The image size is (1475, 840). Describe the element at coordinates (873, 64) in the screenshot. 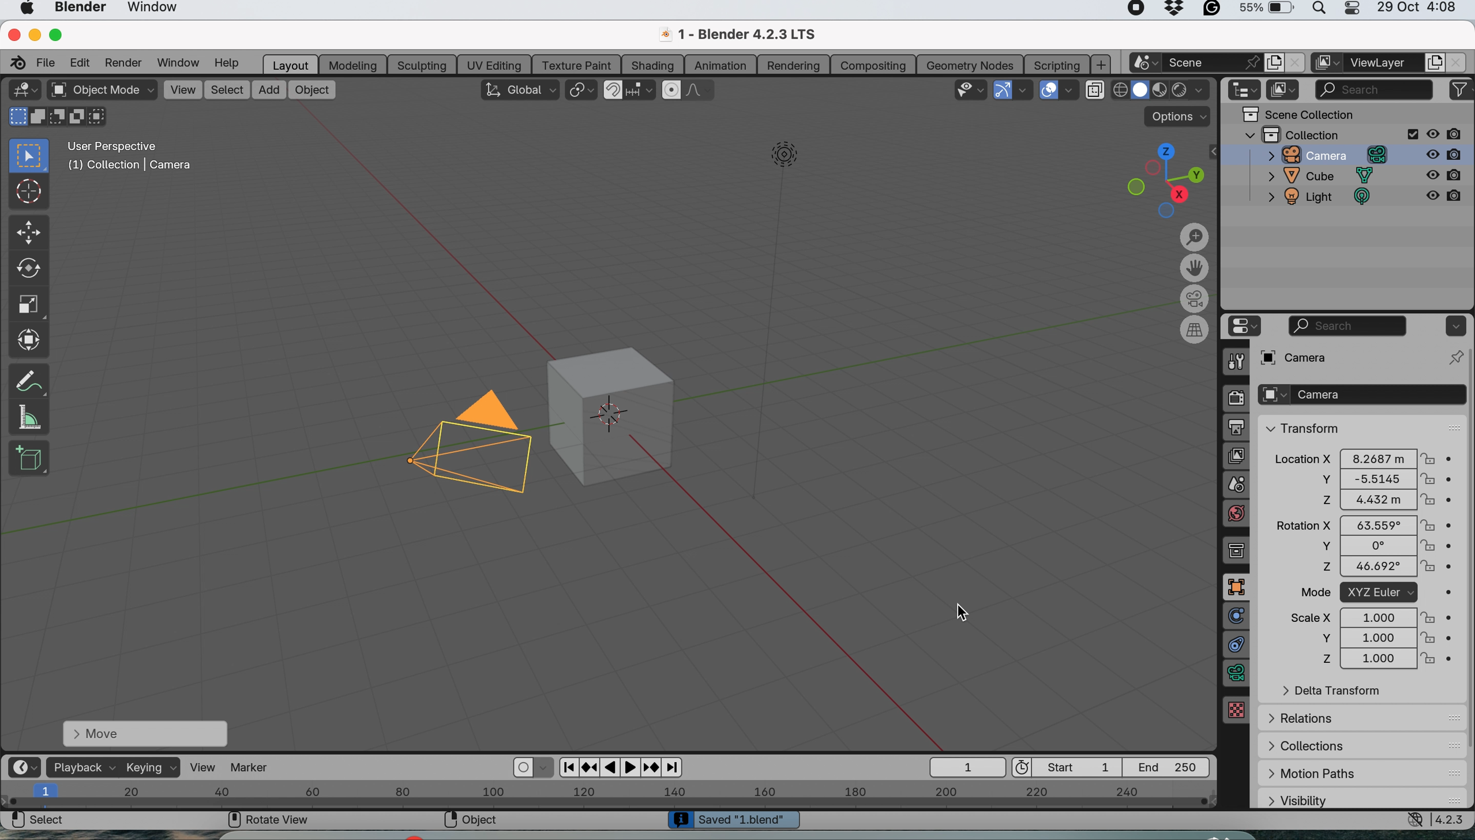

I see `compositing` at that location.